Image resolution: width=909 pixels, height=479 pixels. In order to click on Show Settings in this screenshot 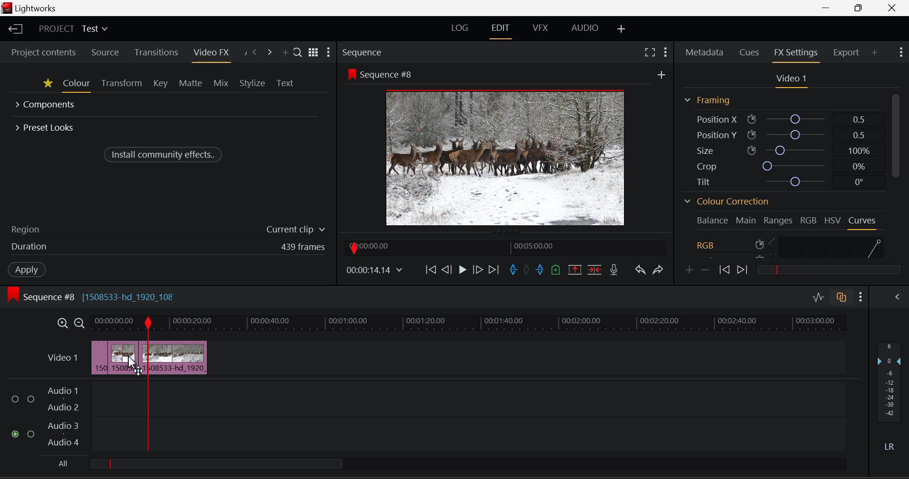, I will do `click(667, 52)`.